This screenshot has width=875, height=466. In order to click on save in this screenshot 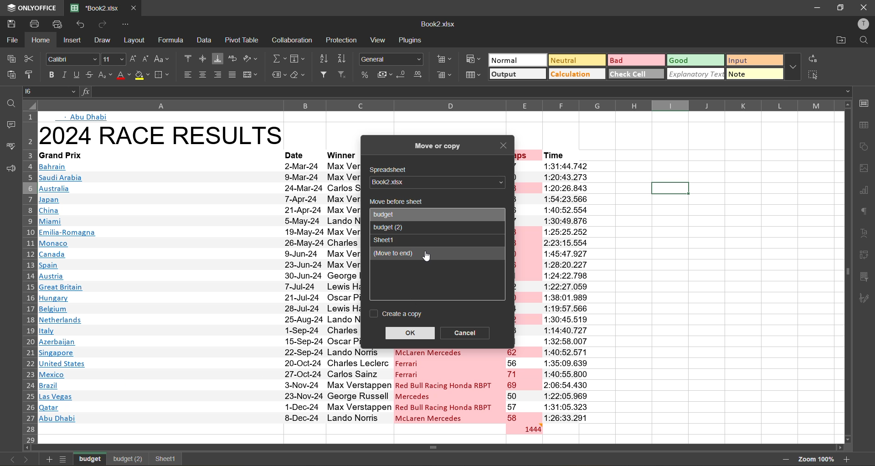, I will do `click(10, 22)`.